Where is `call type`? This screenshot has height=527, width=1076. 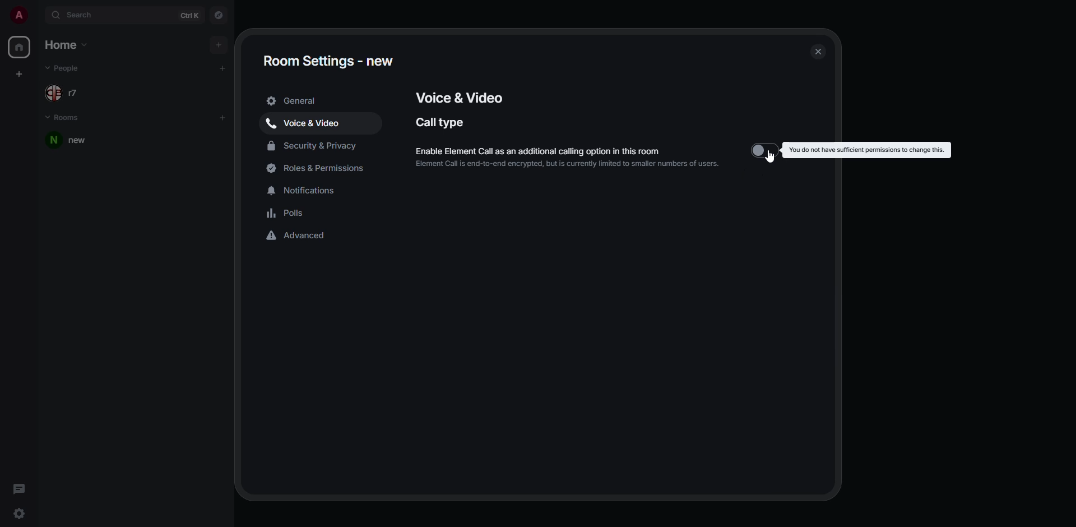 call type is located at coordinates (442, 122).